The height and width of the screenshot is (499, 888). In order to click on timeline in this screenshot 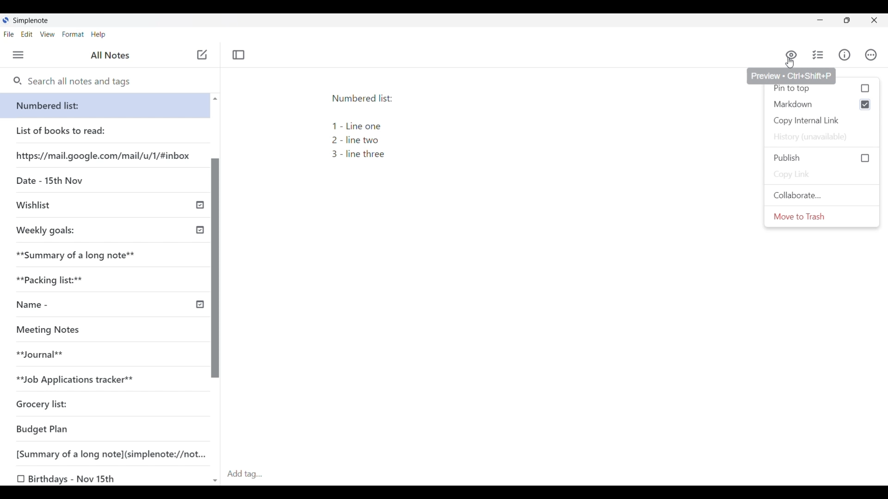, I will do `click(199, 229)`.